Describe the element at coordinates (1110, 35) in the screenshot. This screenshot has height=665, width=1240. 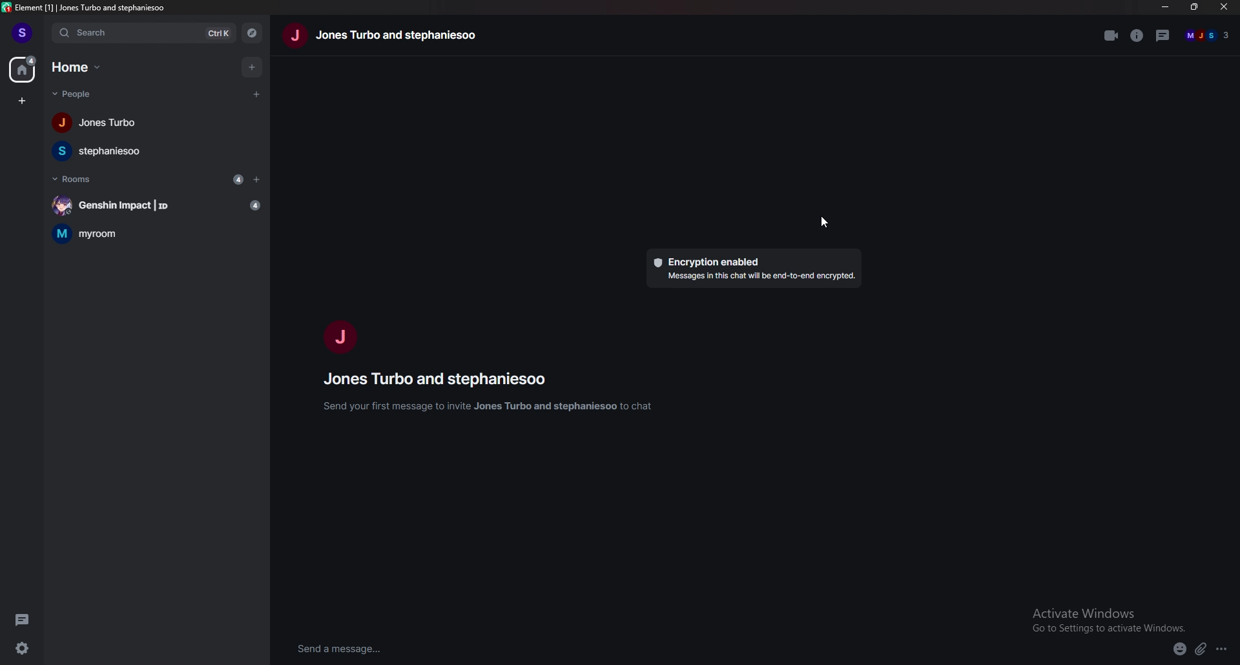
I see `video call` at that location.